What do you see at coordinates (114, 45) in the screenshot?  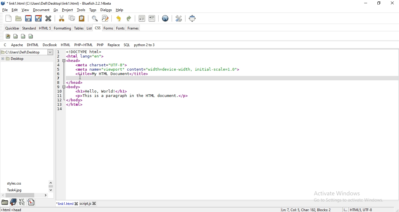 I see `replace` at bounding box center [114, 45].